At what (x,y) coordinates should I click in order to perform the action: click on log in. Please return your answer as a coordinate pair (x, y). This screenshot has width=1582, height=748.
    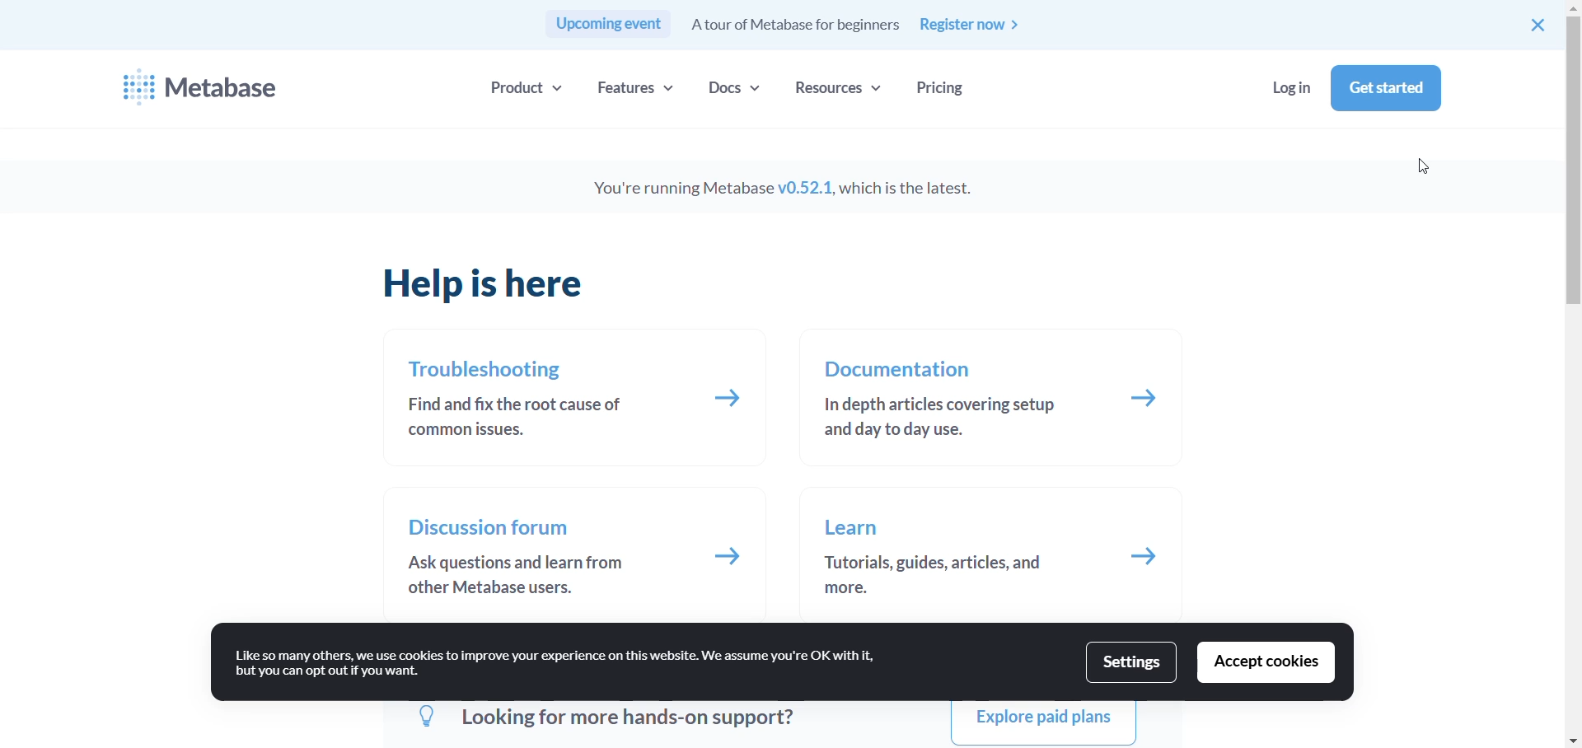
    Looking at the image, I should click on (1292, 87).